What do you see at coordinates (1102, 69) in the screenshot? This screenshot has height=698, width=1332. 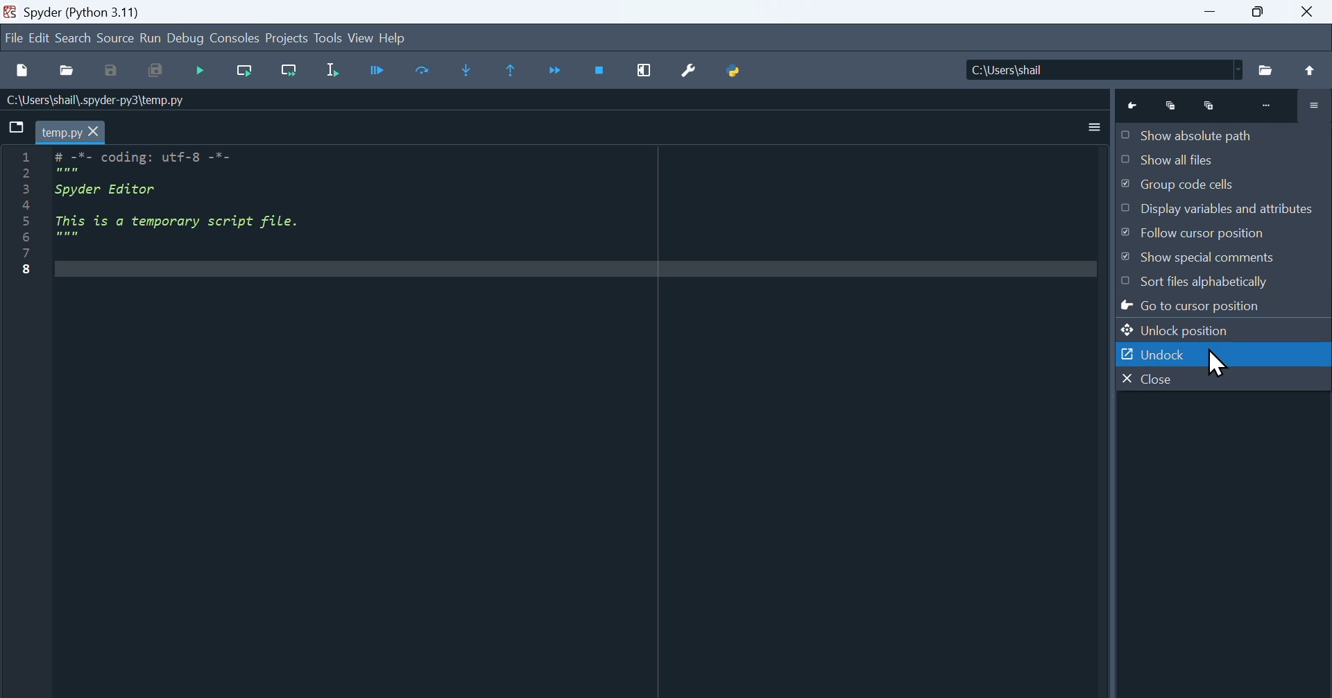 I see `C:\Users\shall` at bounding box center [1102, 69].